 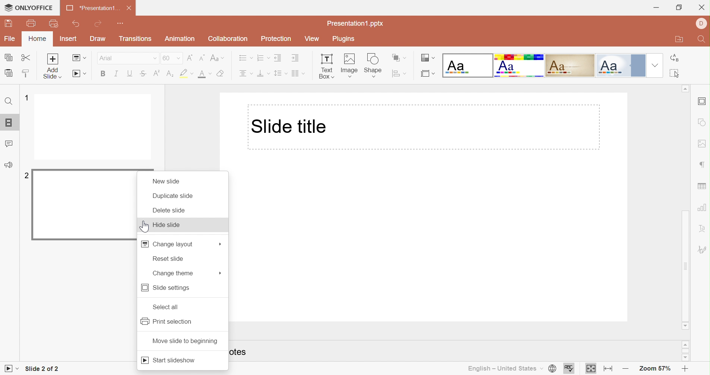 I want to click on Font, so click(x=113, y=59).